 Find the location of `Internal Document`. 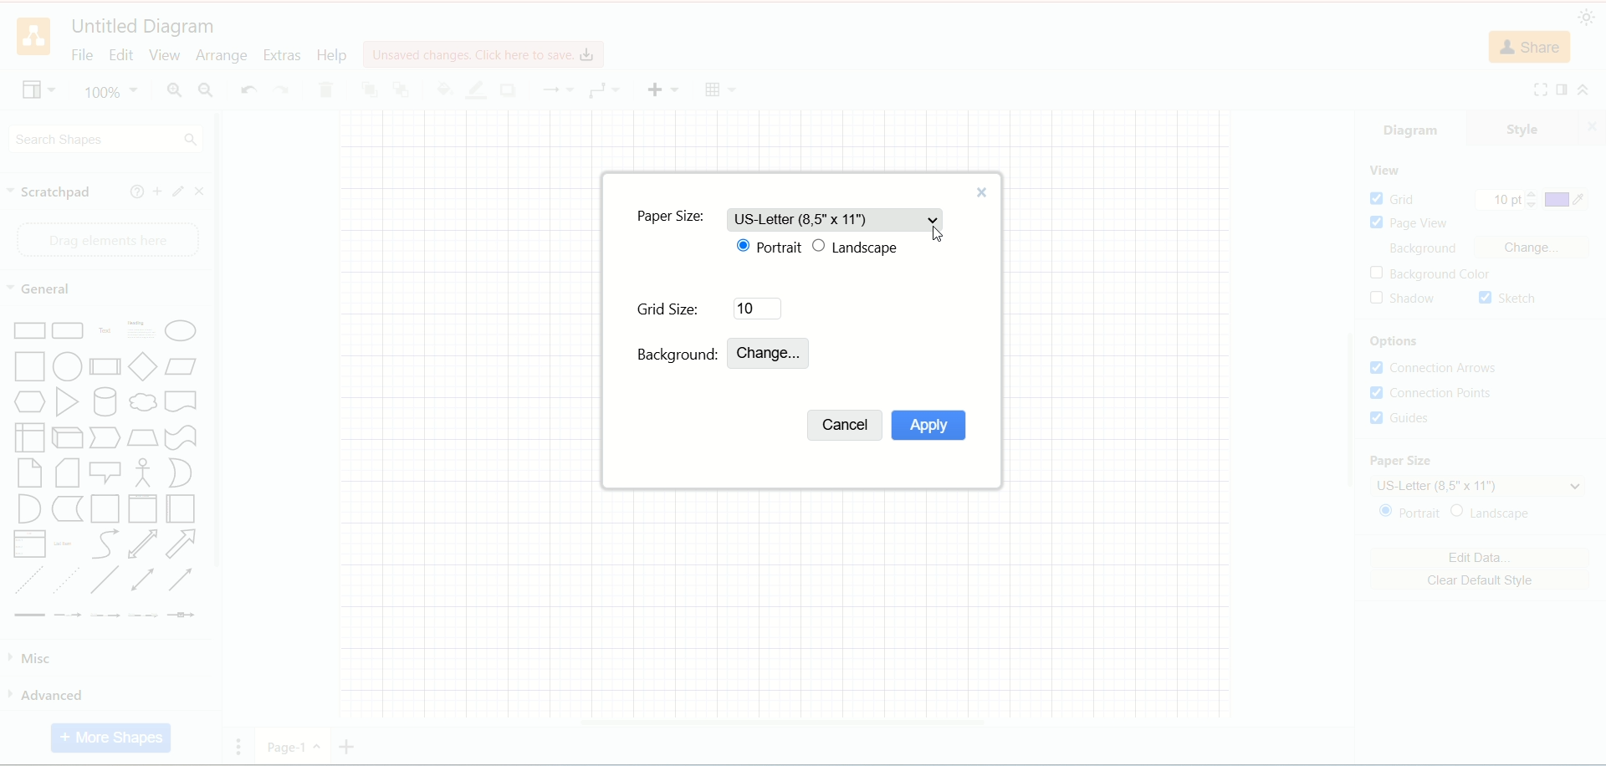

Internal Document is located at coordinates (30, 437).